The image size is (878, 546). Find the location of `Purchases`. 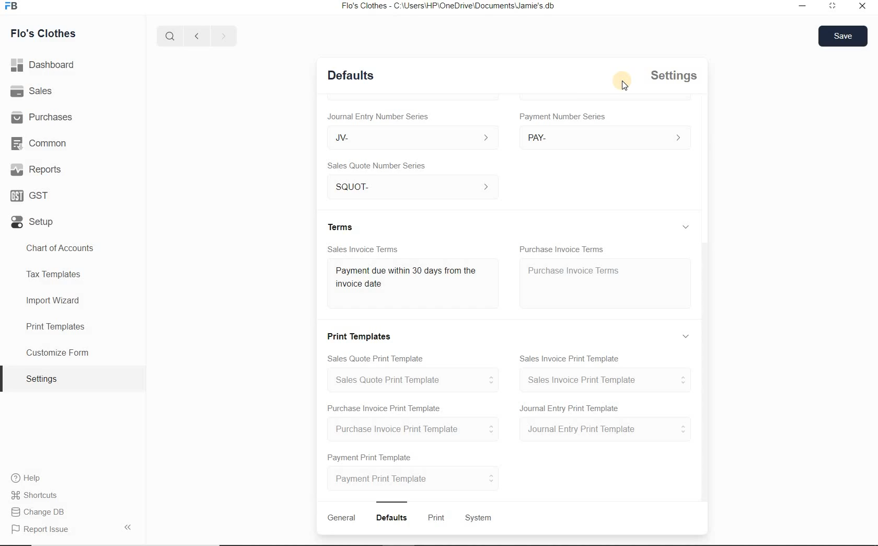

Purchases is located at coordinates (42, 116).